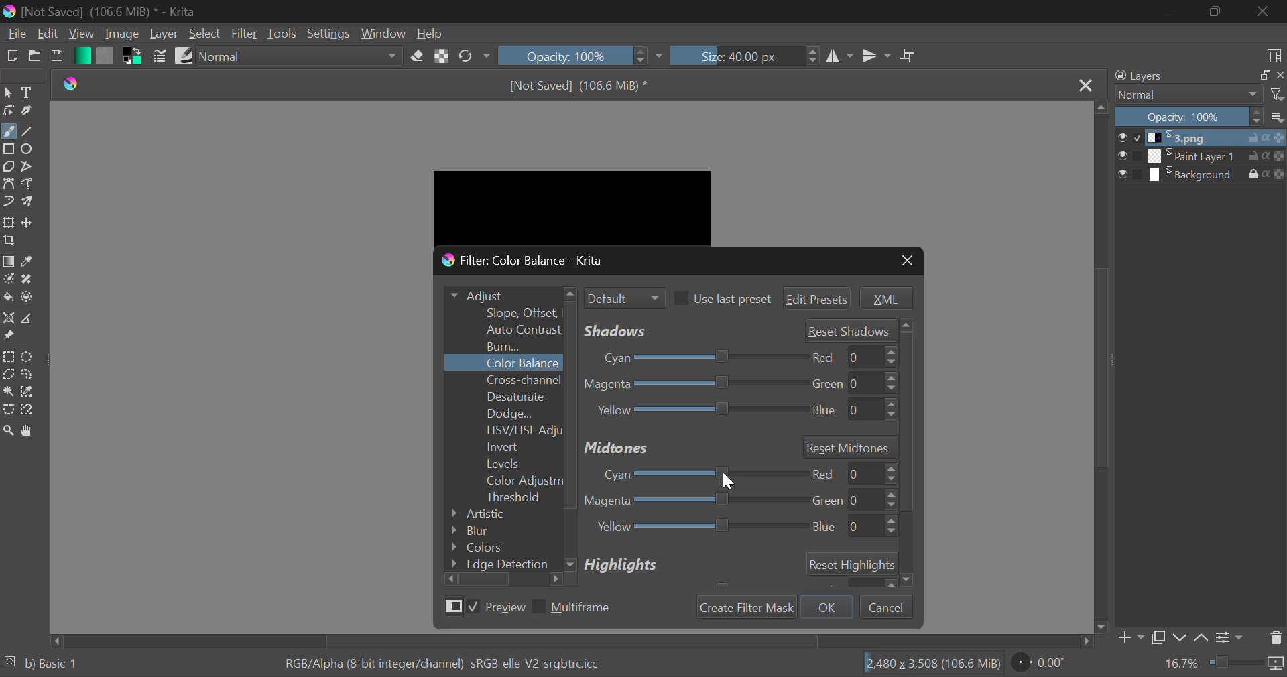  What do you see at coordinates (504, 481) in the screenshot?
I see `Color Adjustment` at bounding box center [504, 481].